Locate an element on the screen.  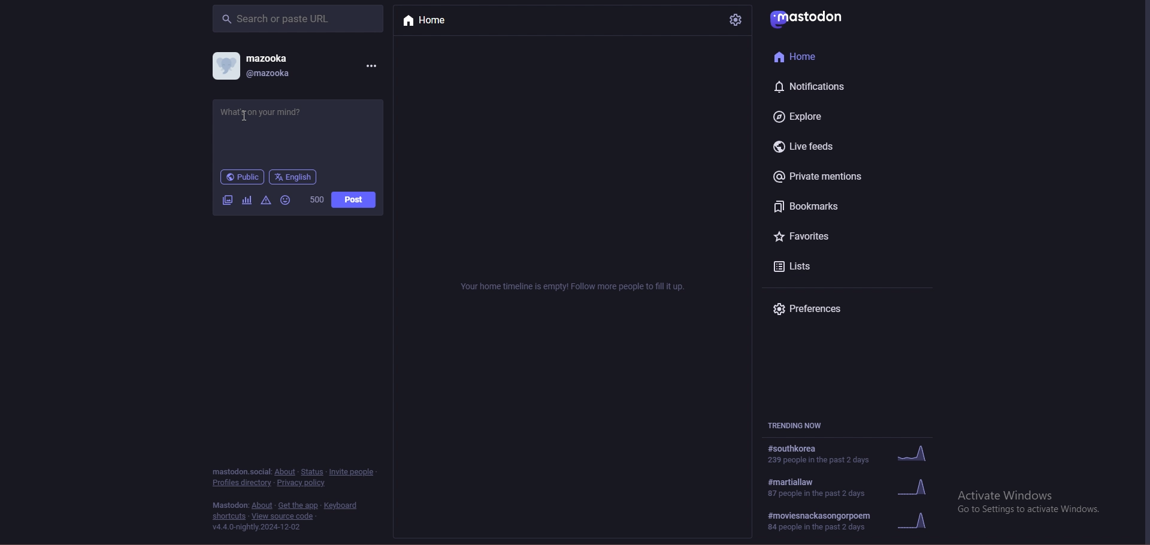
v4.4.0-nightly.2024-12-02 is located at coordinates (257, 528).